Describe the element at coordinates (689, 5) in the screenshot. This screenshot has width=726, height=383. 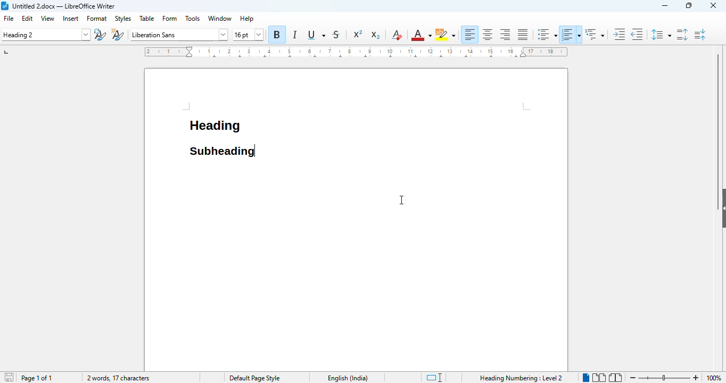
I see `maximize` at that location.